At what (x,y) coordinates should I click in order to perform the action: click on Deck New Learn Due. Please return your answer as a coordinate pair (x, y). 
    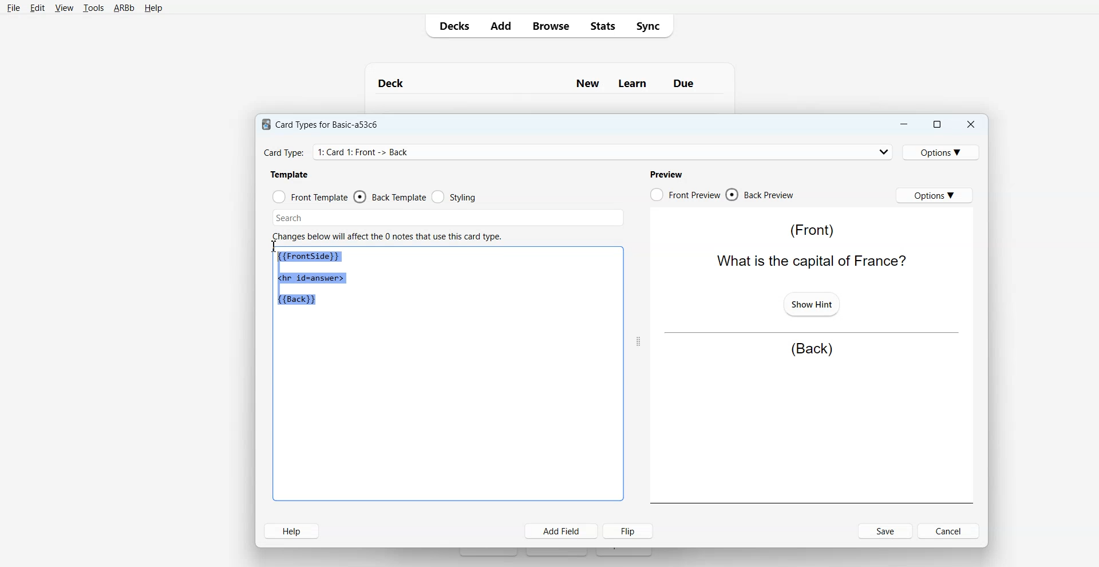
    Looking at the image, I should click on (542, 83).